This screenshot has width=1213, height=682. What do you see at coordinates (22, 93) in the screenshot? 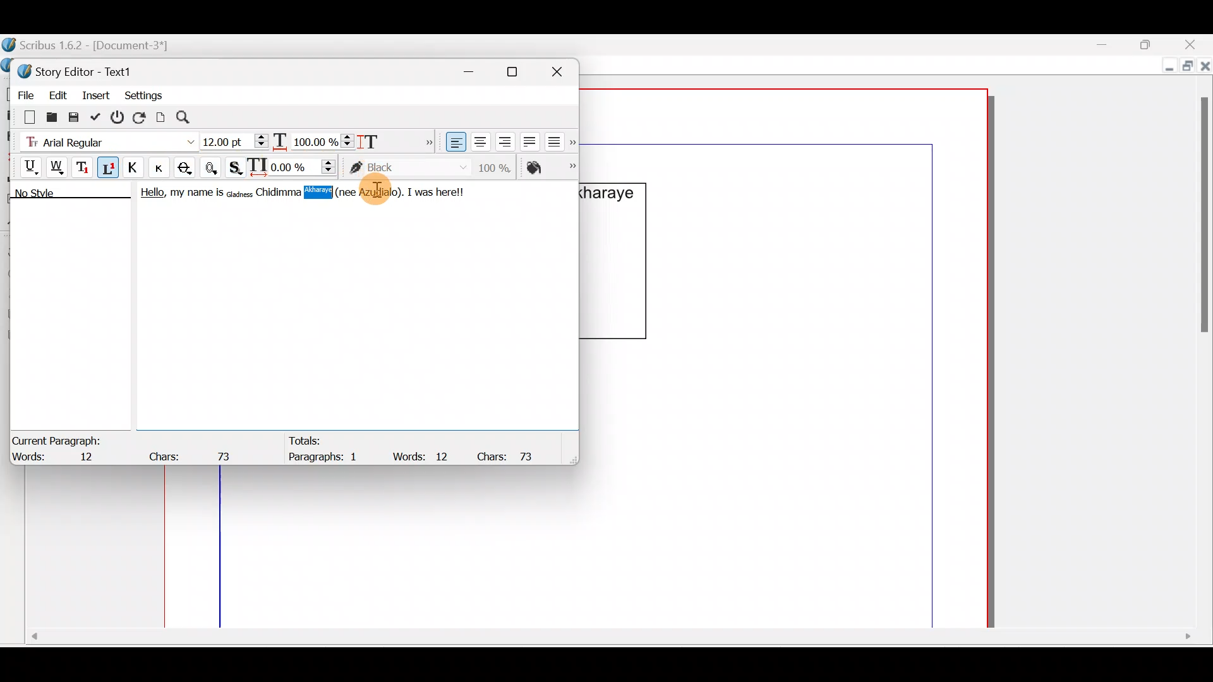
I see `File` at bounding box center [22, 93].